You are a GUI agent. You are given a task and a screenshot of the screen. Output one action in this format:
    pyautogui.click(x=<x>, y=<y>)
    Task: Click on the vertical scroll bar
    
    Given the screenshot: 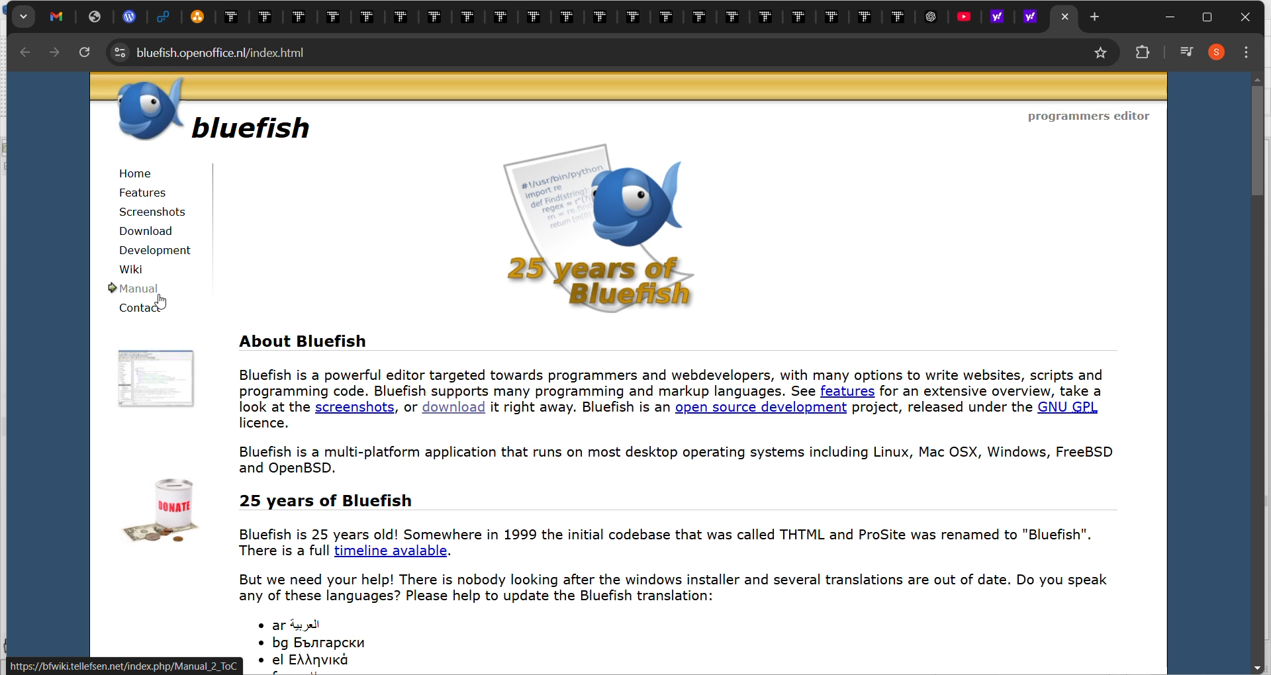 What is the action you would take?
    pyautogui.click(x=1258, y=142)
    